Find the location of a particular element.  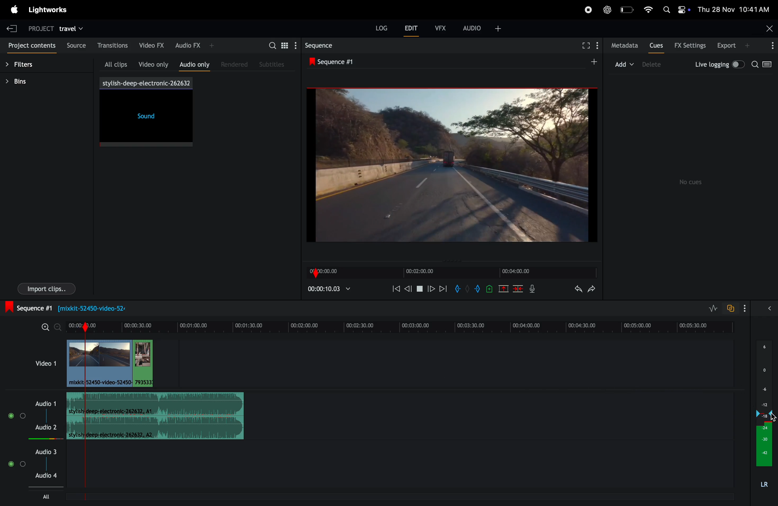

video time is located at coordinates (429, 271).